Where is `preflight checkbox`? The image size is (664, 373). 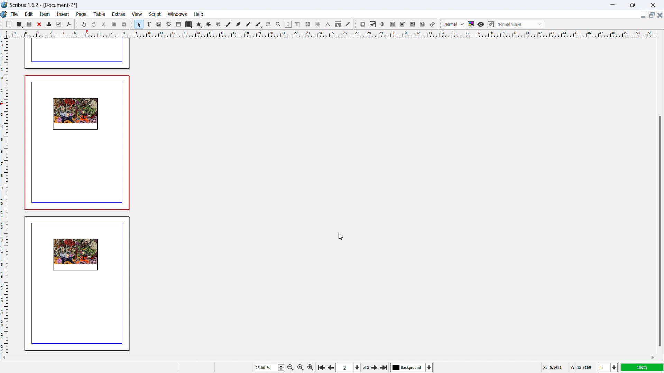
preflight checkbox is located at coordinates (59, 24).